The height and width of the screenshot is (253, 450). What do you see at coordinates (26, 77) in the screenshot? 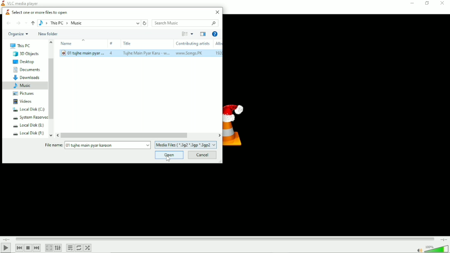
I see `Downloads` at bounding box center [26, 77].